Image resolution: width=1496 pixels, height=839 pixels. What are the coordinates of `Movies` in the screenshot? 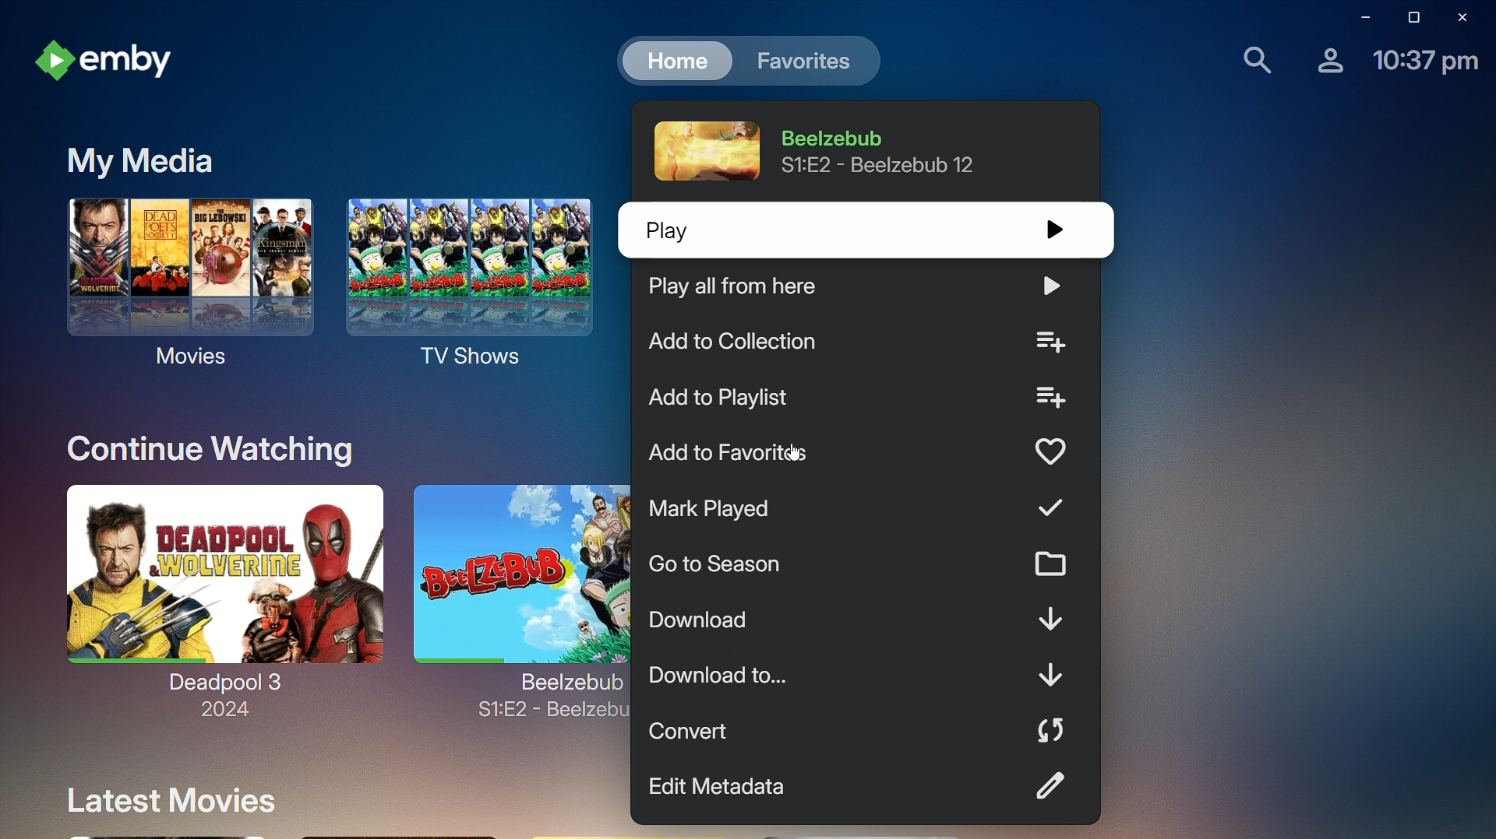 It's located at (182, 284).